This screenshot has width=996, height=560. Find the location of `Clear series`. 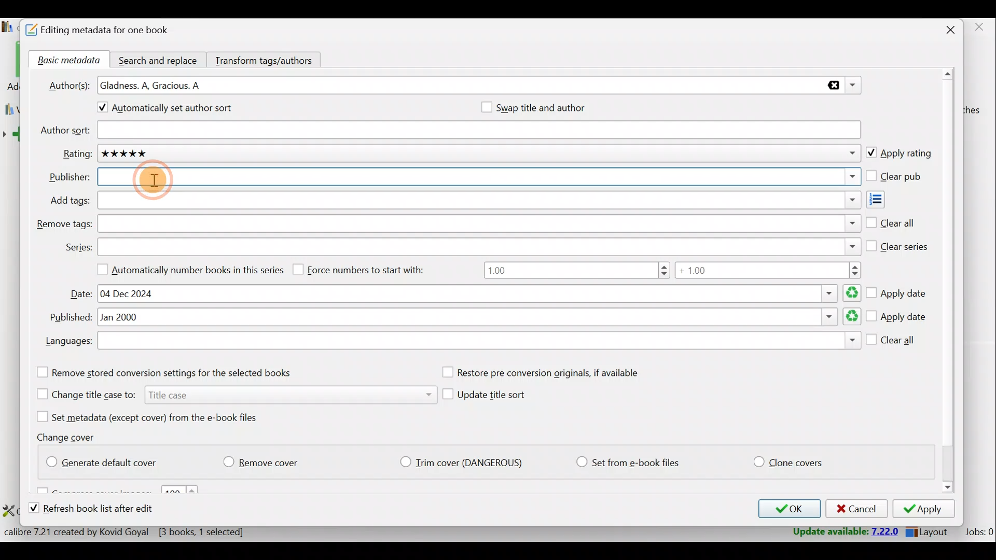

Clear series is located at coordinates (898, 244).